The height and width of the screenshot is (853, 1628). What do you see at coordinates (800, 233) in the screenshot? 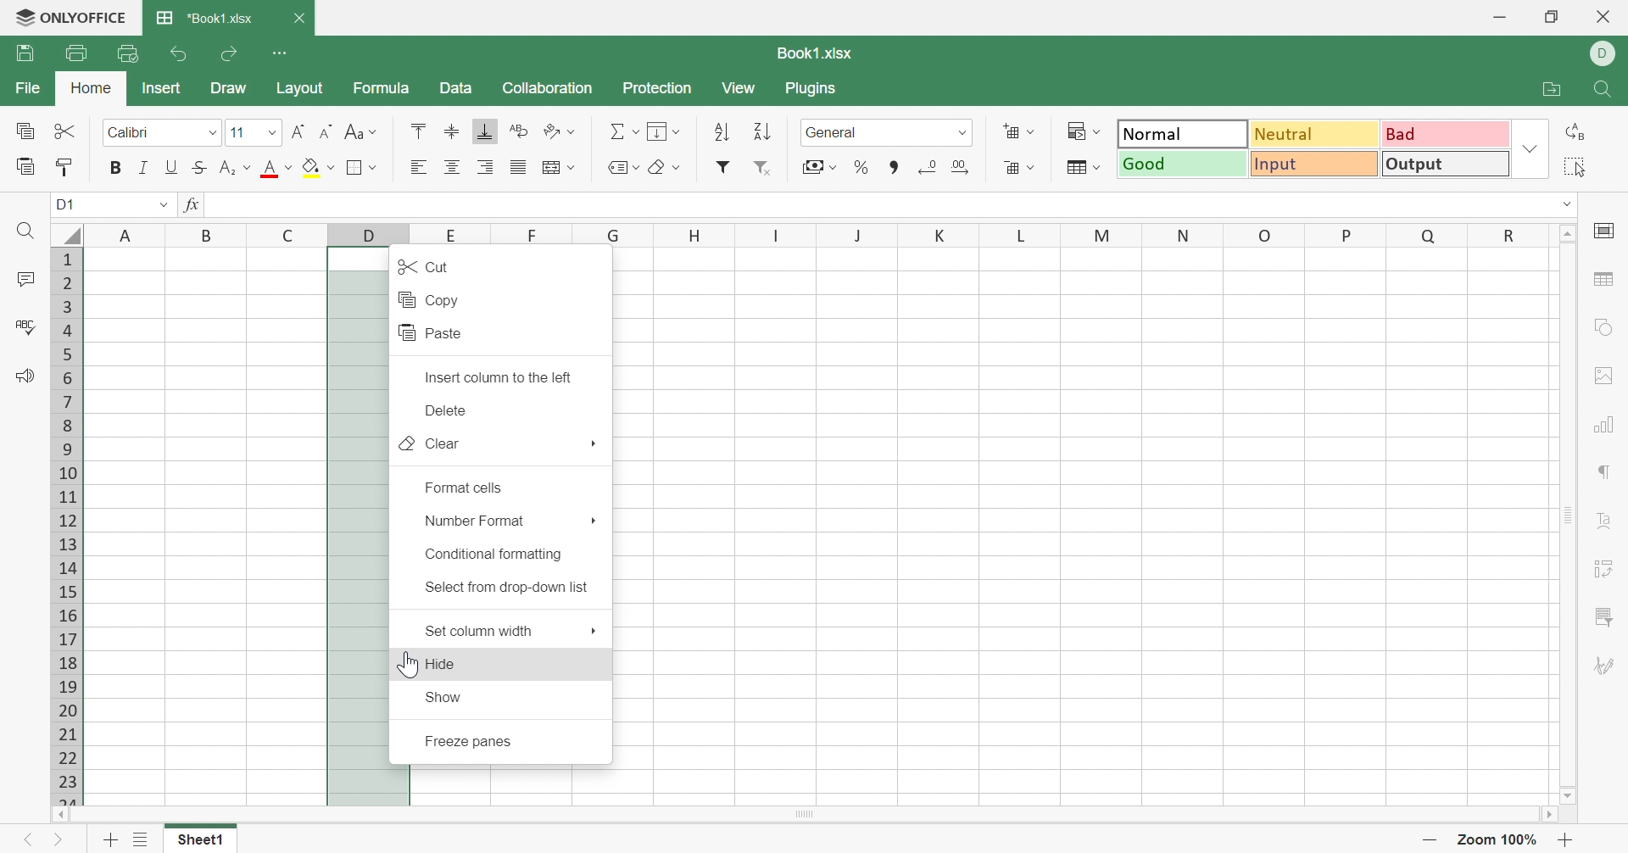
I see `Column Names` at bounding box center [800, 233].